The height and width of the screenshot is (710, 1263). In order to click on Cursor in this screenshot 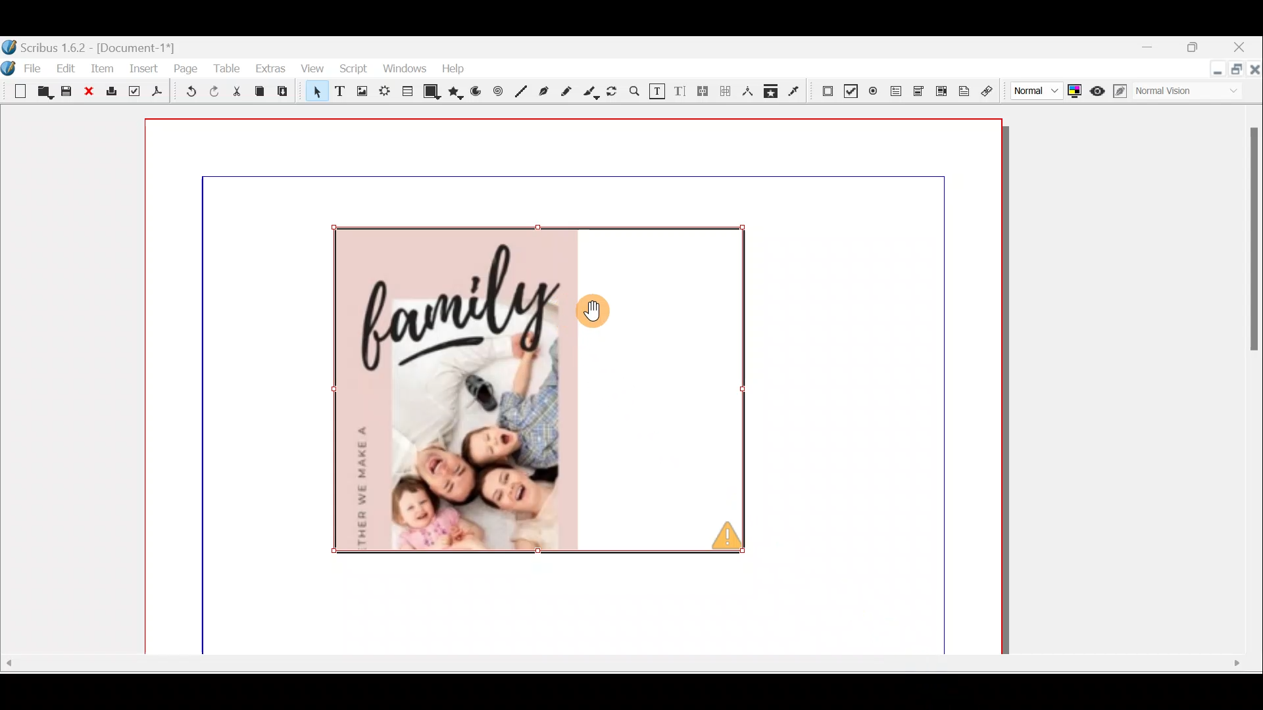, I will do `click(603, 314)`.